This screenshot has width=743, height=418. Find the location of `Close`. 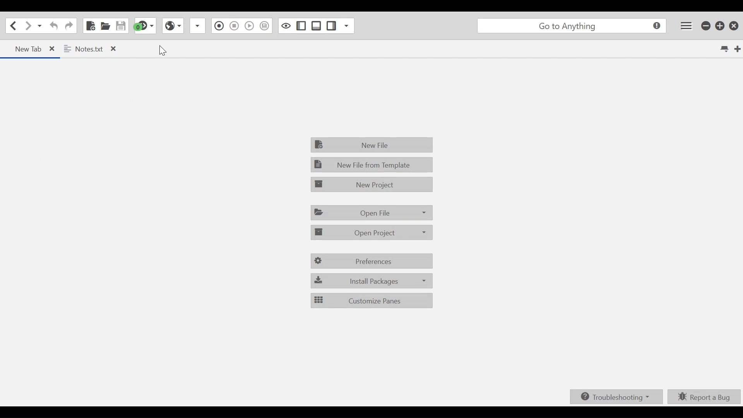

Close is located at coordinates (733, 25).